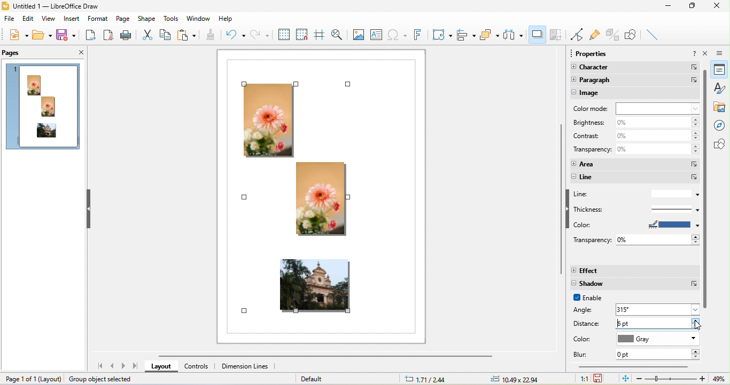 The height and width of the screenshot is (385, 730). I want to click on next page, so click(125, 366).